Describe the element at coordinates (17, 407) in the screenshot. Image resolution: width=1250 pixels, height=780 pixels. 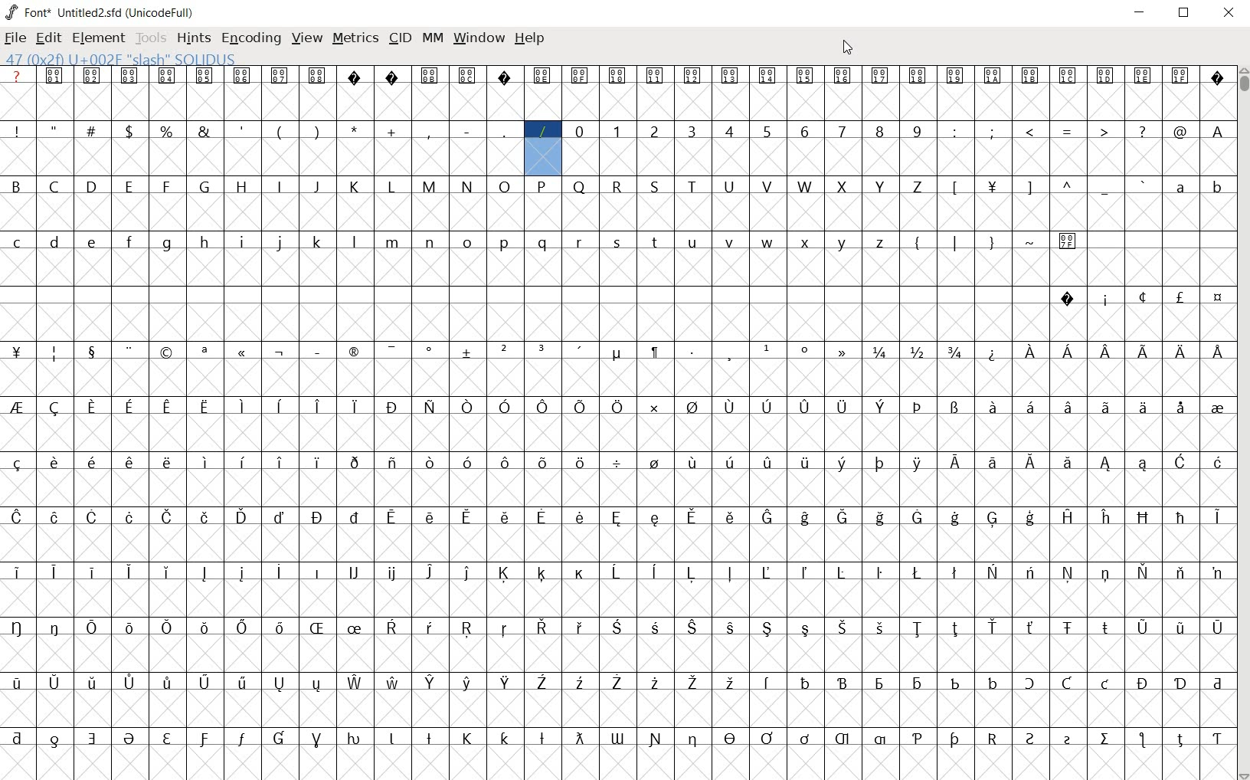
I see `glyph` at that location.